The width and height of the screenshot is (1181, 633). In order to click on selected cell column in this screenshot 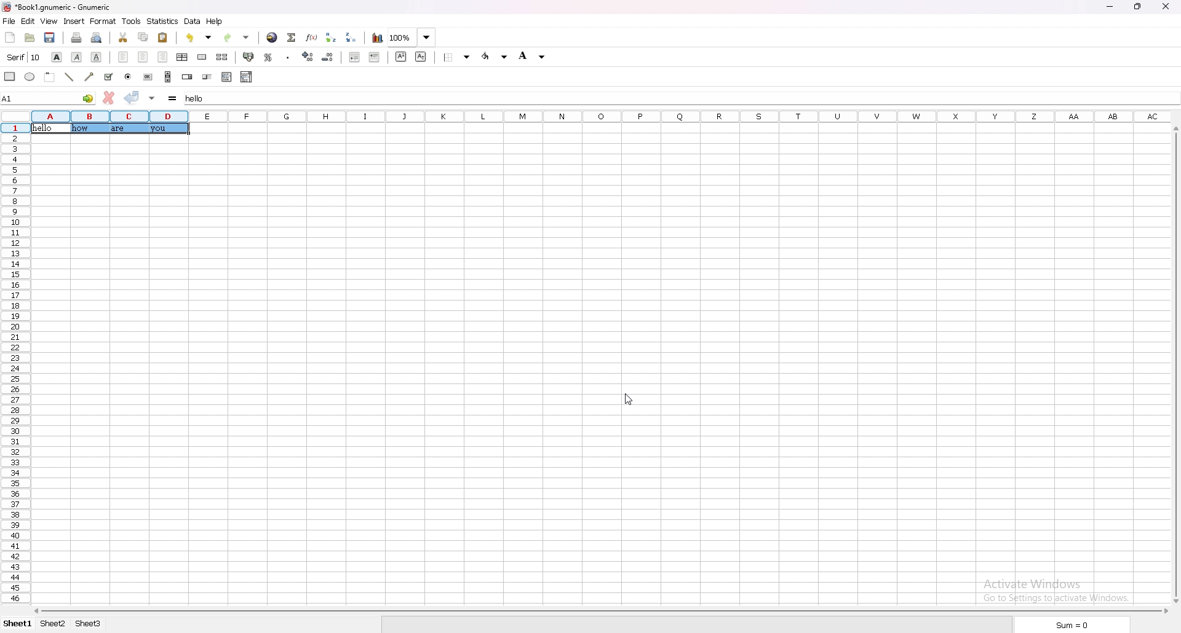, I will do `click(109, 116)`.